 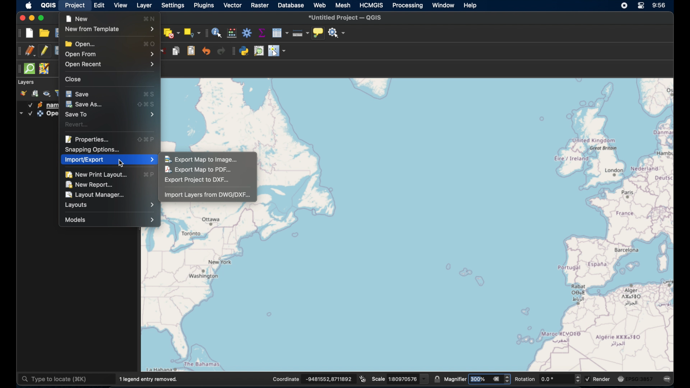 I want to click on redo, so click(x=222, y=52).